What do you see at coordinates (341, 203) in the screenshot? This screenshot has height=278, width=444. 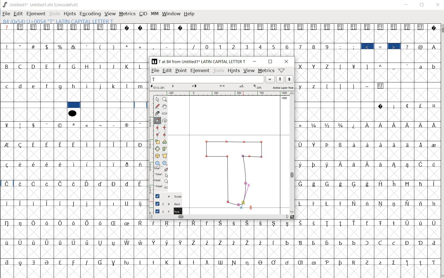 I see `Symbol` at bounding box center [341, 203].